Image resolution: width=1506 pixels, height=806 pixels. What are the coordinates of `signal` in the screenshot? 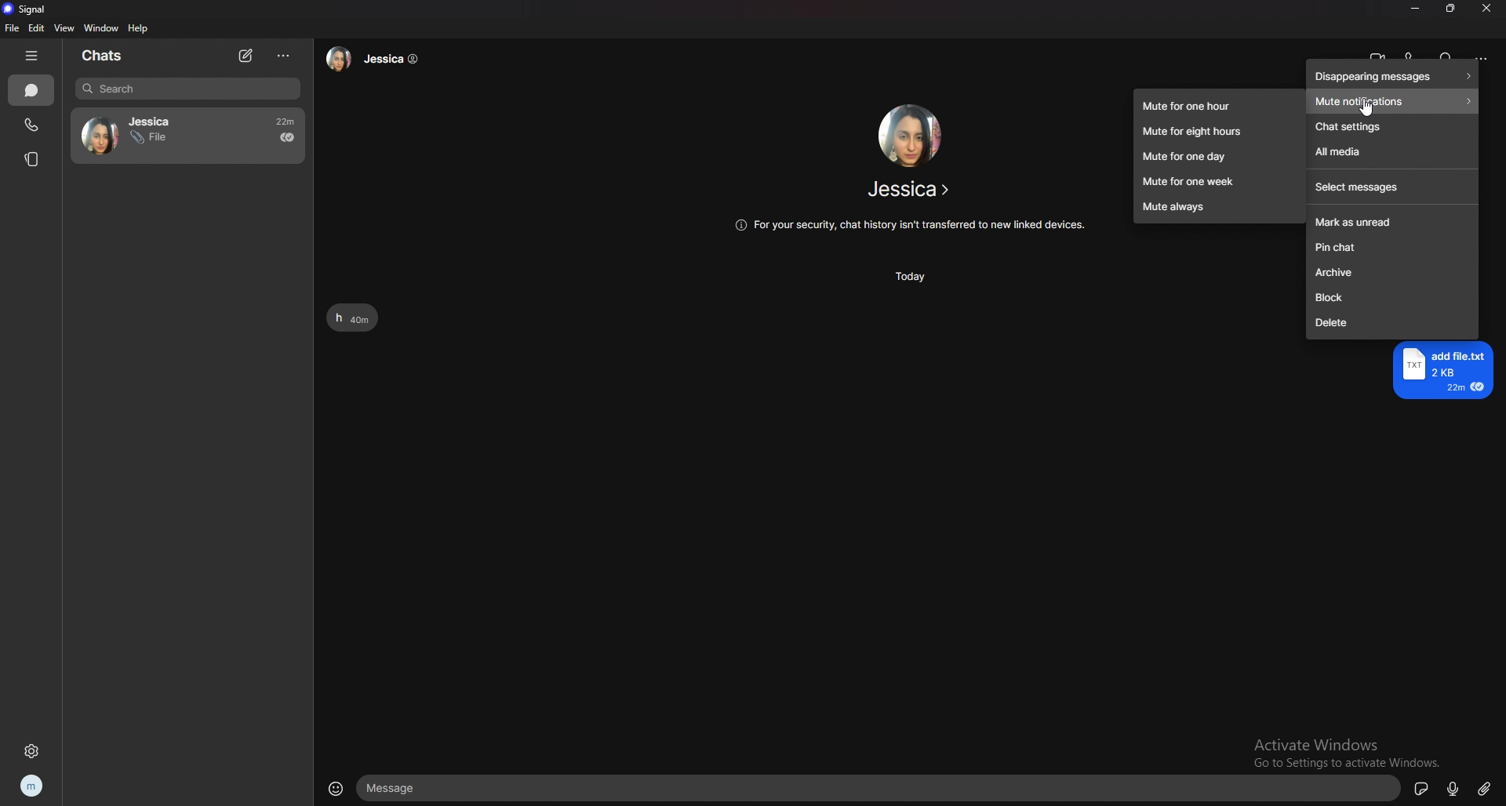 It's located at (27, 9).